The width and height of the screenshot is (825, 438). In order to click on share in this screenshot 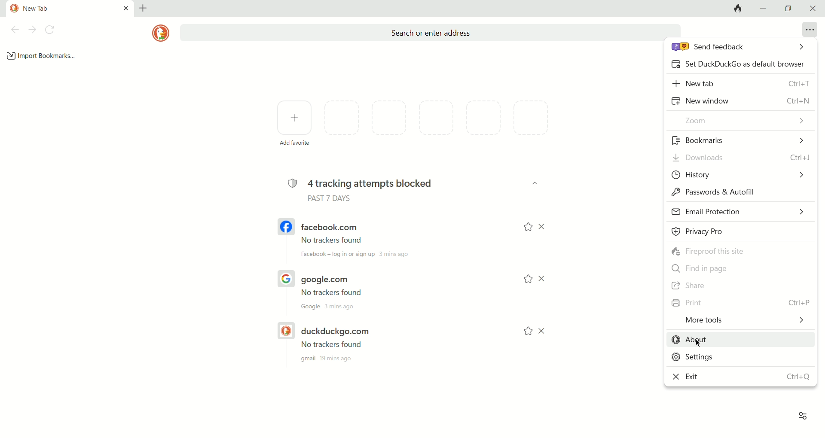, I will do `click(736, 286)`.